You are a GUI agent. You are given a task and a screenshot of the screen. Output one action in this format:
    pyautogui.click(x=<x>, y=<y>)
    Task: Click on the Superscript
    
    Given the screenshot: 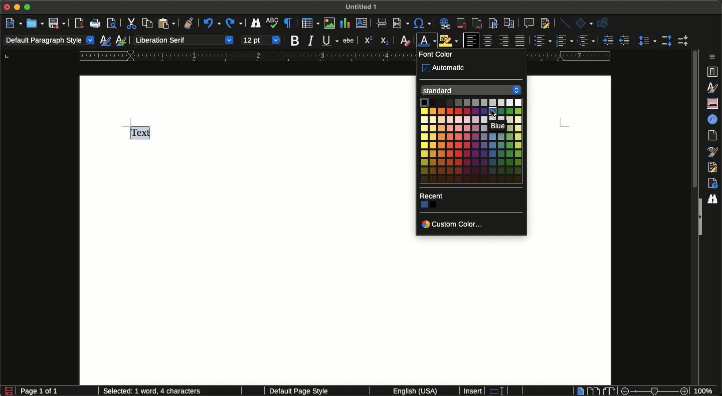 What is the action you would take?
    pyautogui.click(x=368, y=41)
    